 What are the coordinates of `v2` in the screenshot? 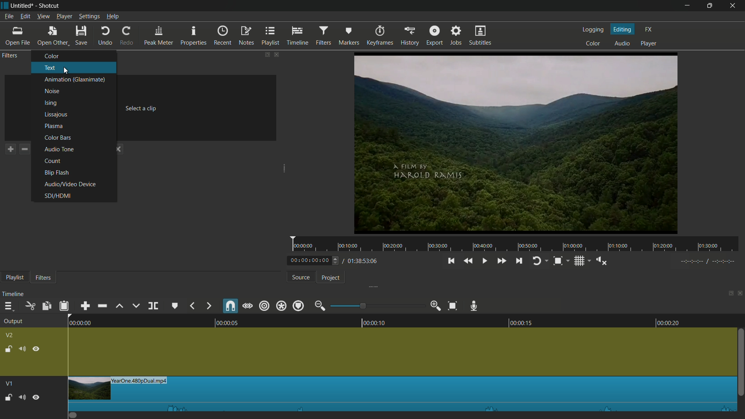 It's located at (10, 335).